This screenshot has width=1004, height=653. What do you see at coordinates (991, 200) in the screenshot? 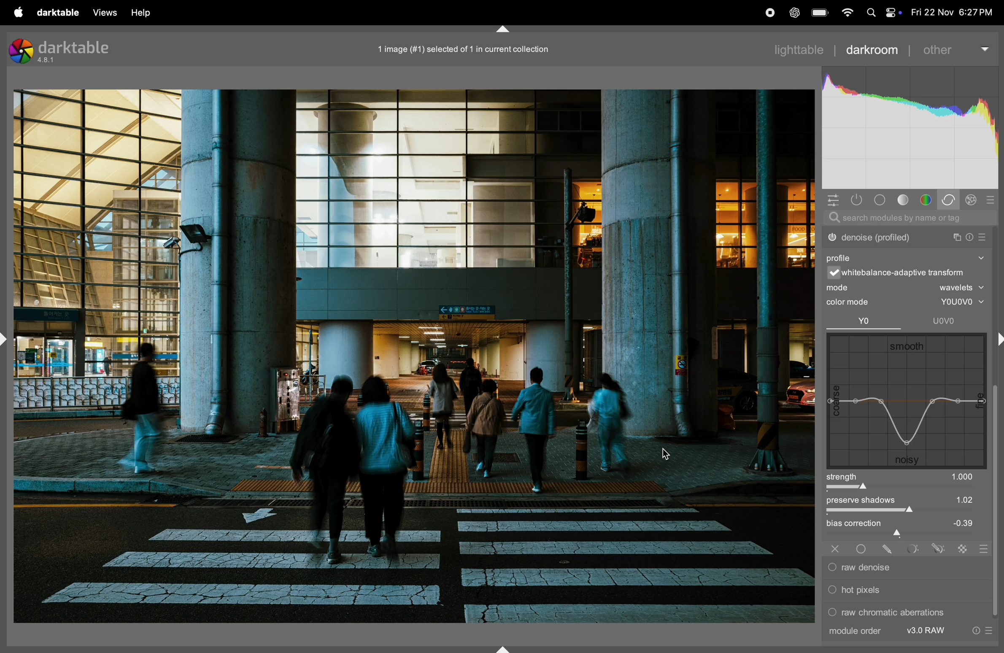
I see `presets` at bounding box center [991, 200].